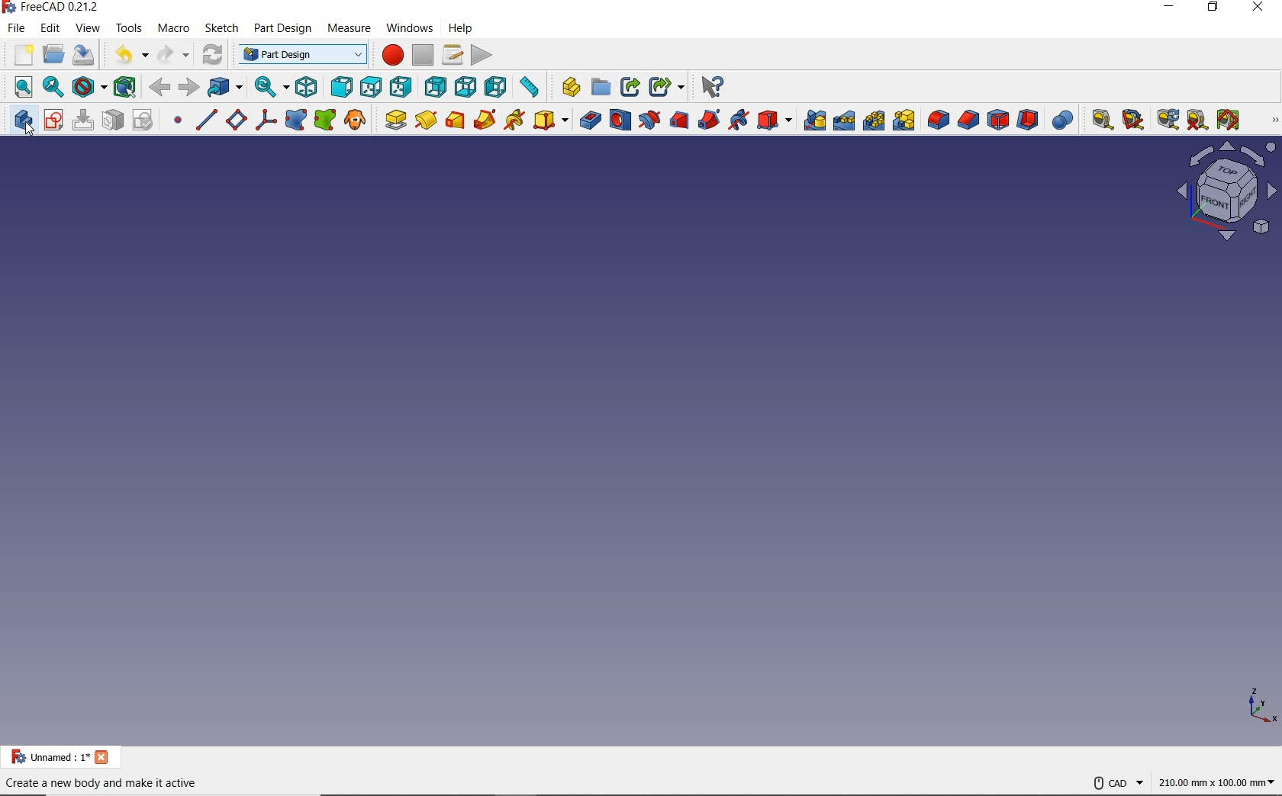 Image resolution: width=1282 pixels, height=796 pixels. What do you see at coordinates (590, 118) in the screenshot?
I see `POCKET` at bounding box center [590, 118].